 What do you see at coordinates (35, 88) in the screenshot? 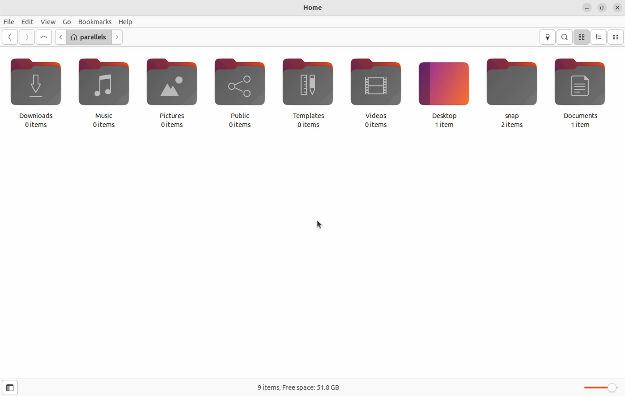
I see `downloads` at bounding box center [35, 88].